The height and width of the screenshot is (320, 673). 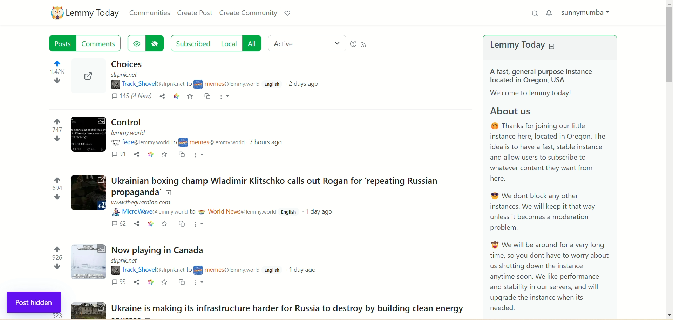 What do you see at coordinates (62, 43) in the screenshot?
I see `posts` at bounding box center [62, 43].